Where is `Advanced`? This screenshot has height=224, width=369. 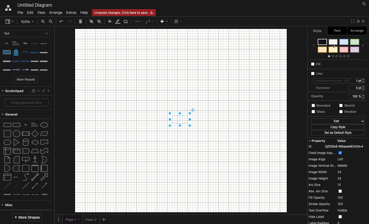 Advanced is located at coordinates (25, 168).